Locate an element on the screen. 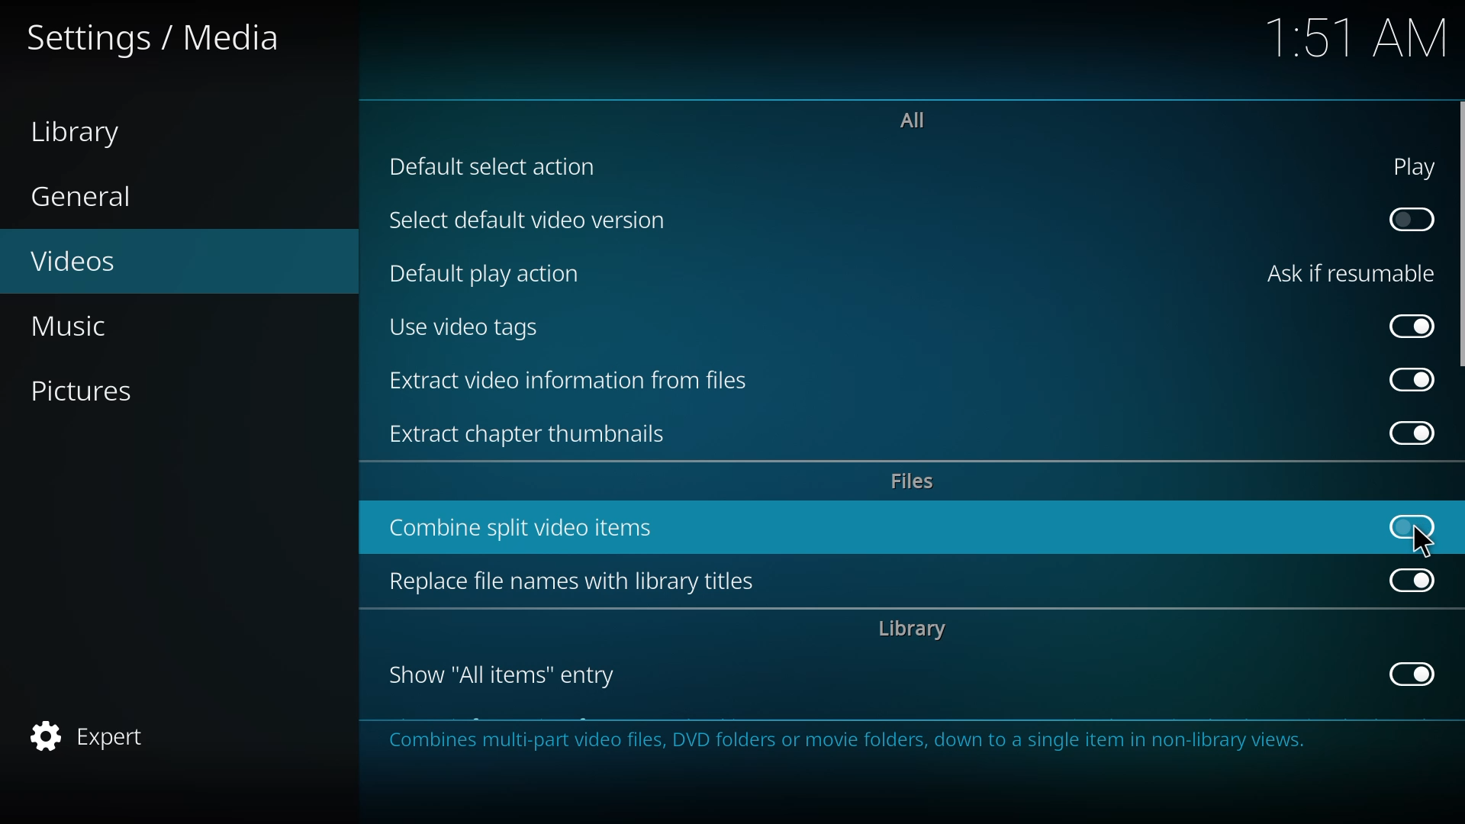 The height and width of the screenshot is (824, 1465). general is located at coordinates (85, 199).